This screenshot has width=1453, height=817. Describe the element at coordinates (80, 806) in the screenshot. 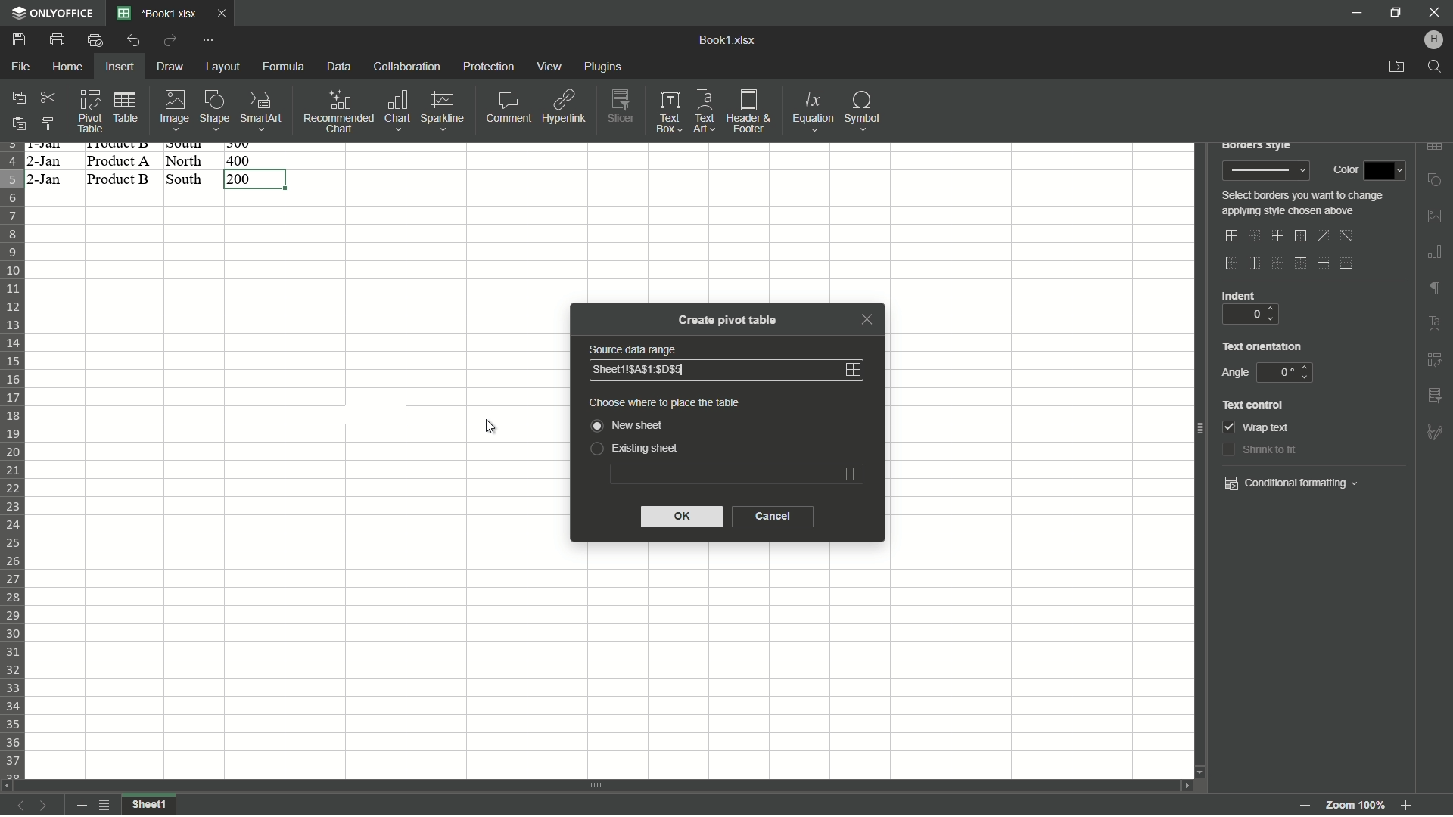

I see `add sheet` at that location.